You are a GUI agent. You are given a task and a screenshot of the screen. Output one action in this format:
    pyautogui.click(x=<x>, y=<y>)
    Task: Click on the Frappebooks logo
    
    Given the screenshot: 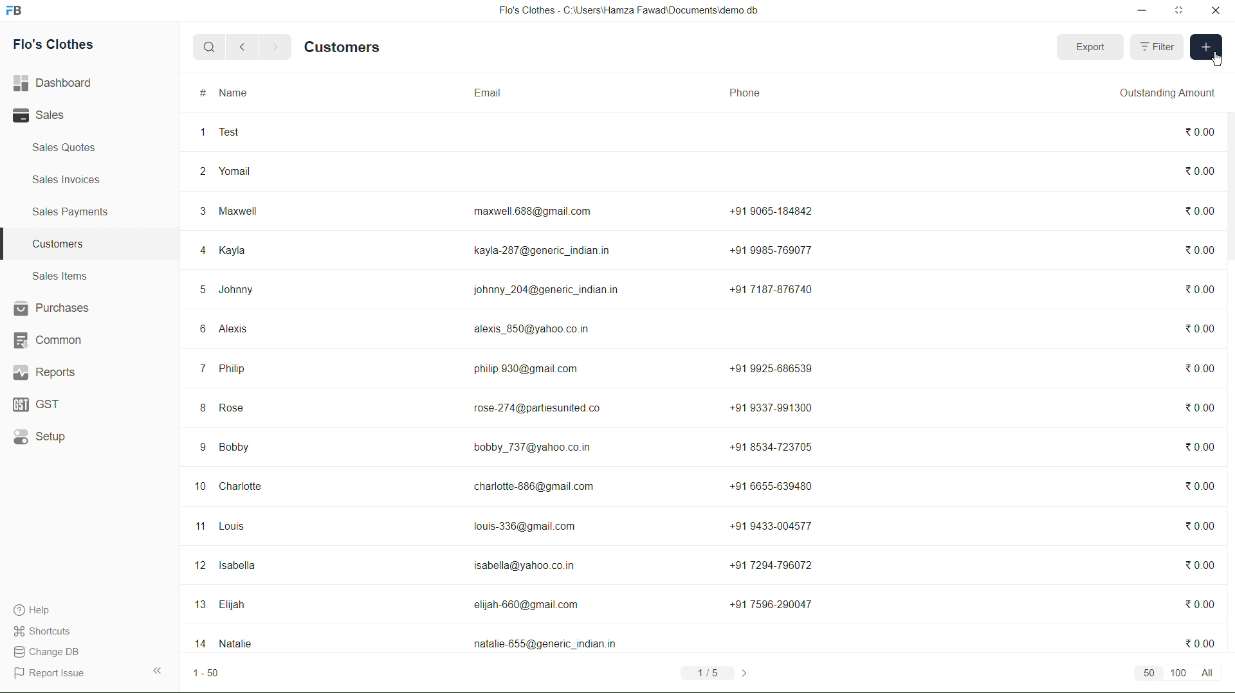 What is the action you would take?
    pyautogui.click(x=21, y=12)
    